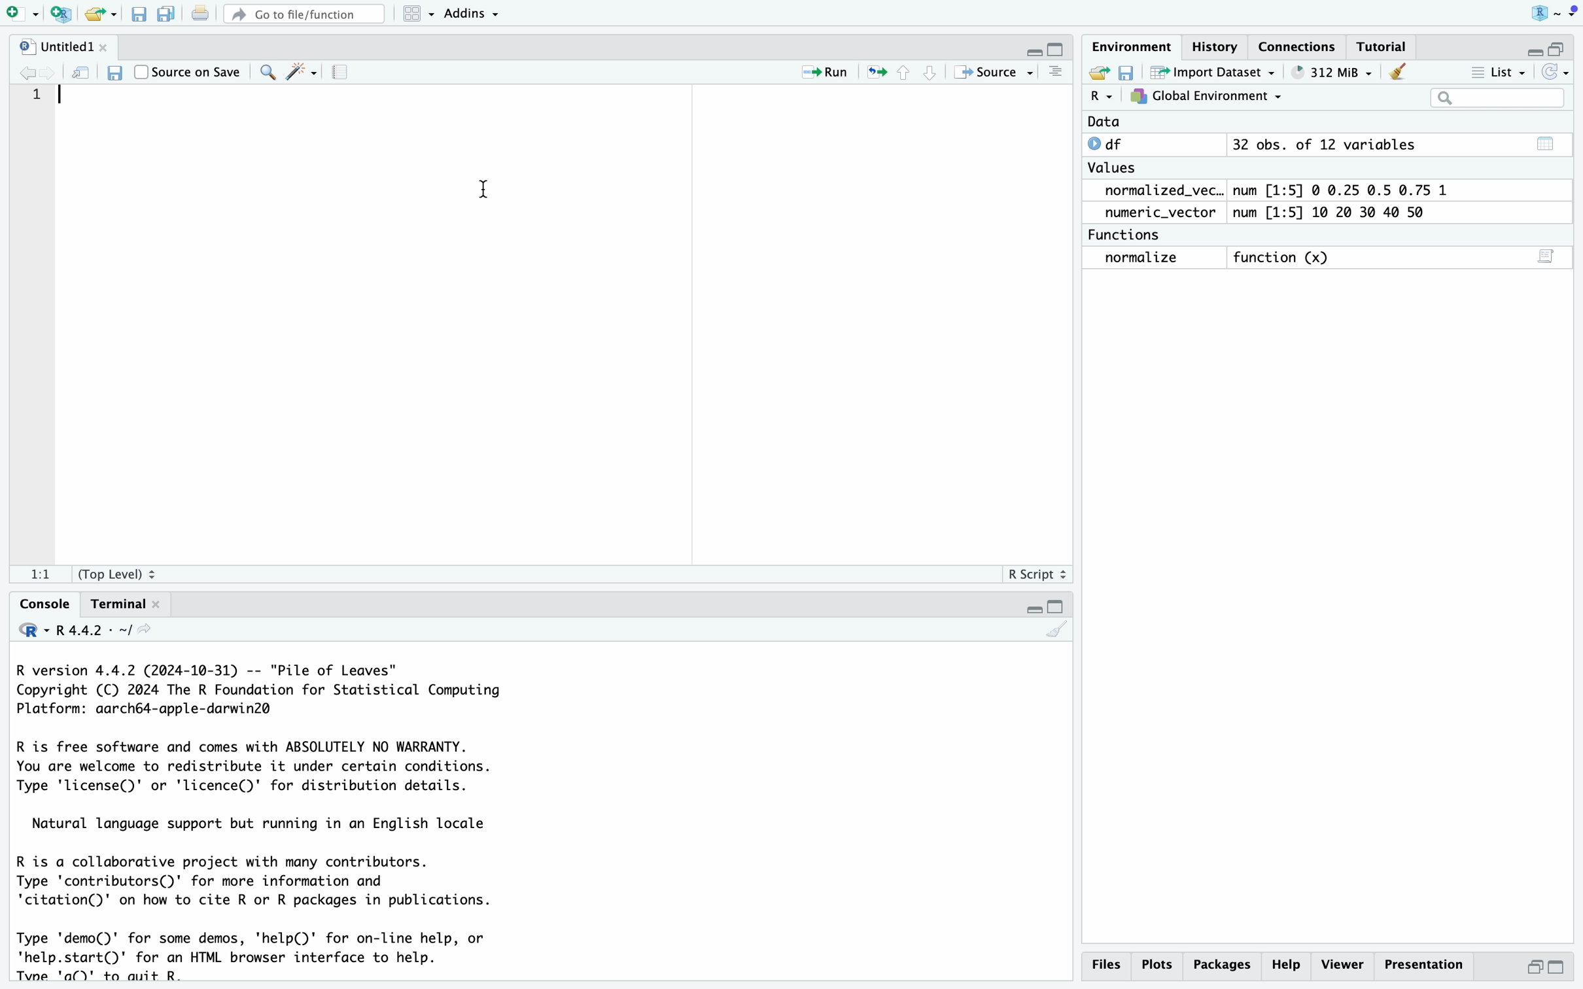 The image size is (1583, 989). Describe the element at coordinates (135, 15) in the screenshot. I see `File` at that location.